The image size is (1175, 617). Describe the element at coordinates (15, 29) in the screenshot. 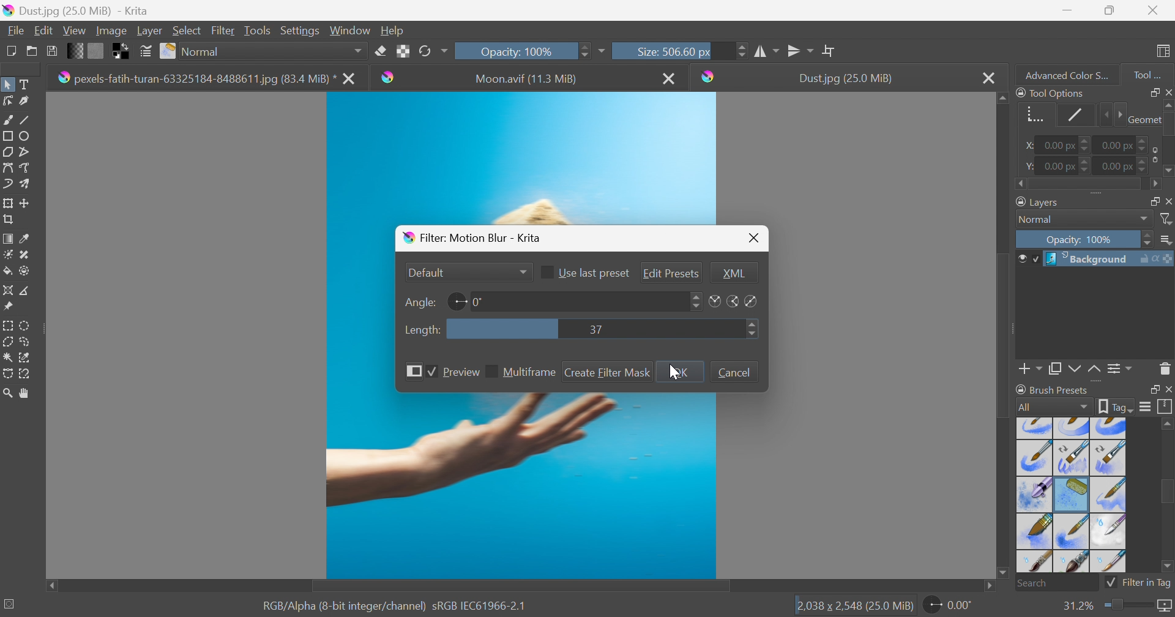

I see `File` at that location.